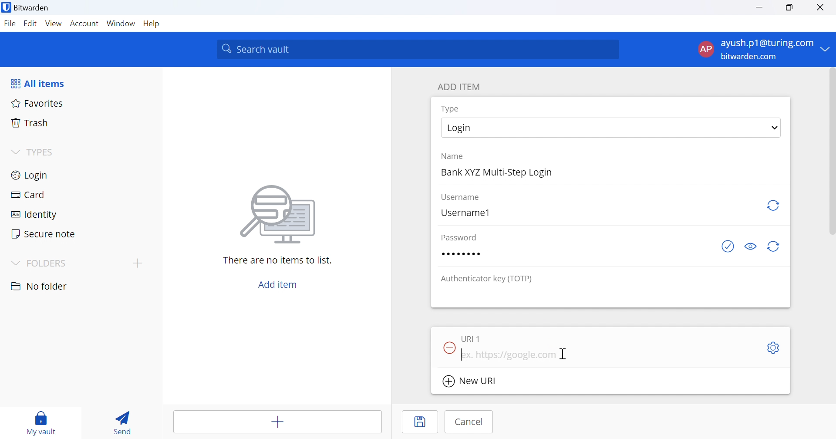  What do you see at coordinates (775, 348) in the screenshot?
I see `Settings` at bounding box center [775, 348].